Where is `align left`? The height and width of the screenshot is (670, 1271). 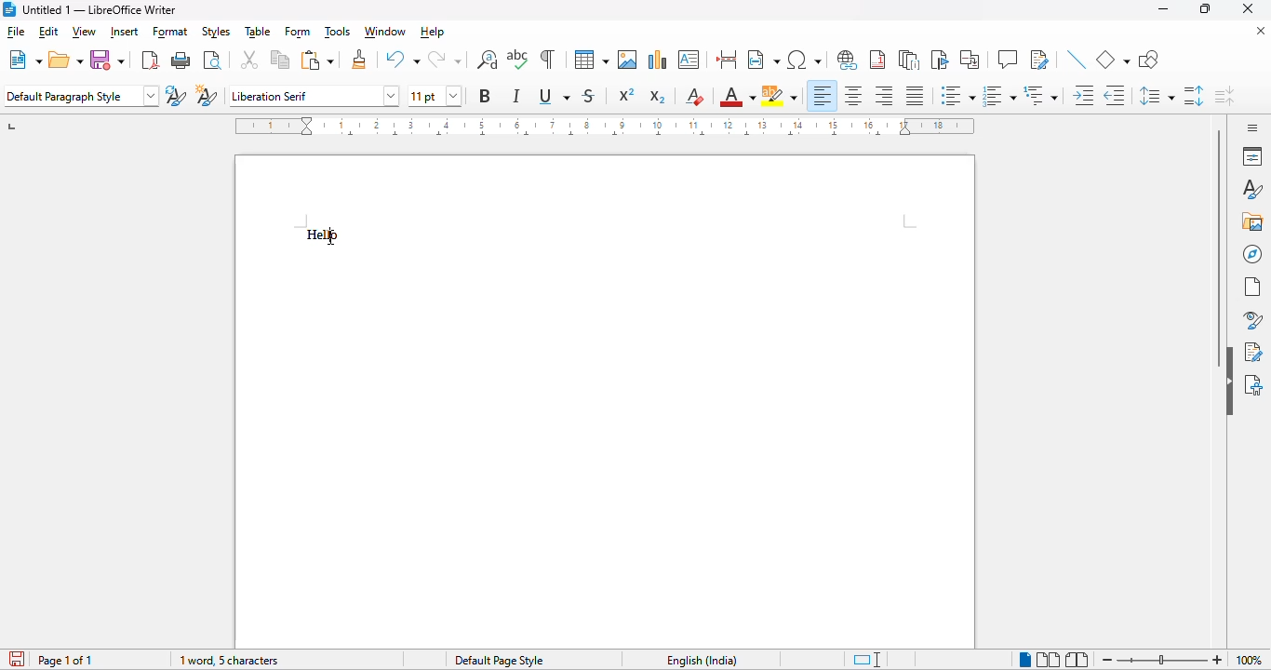
align left is located at coordinates (823, 96).